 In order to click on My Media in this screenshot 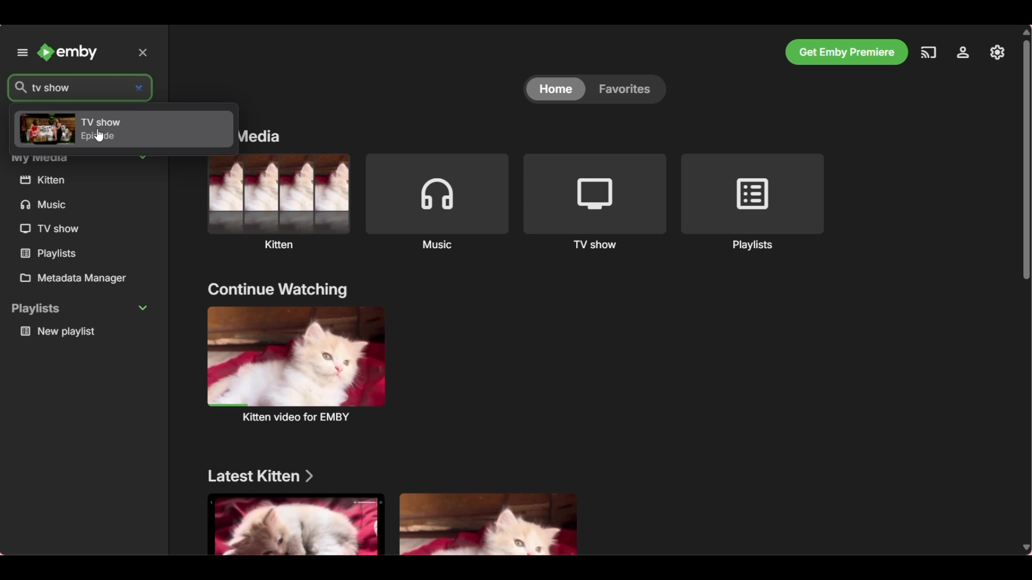, I will do `click(79, 158)`.